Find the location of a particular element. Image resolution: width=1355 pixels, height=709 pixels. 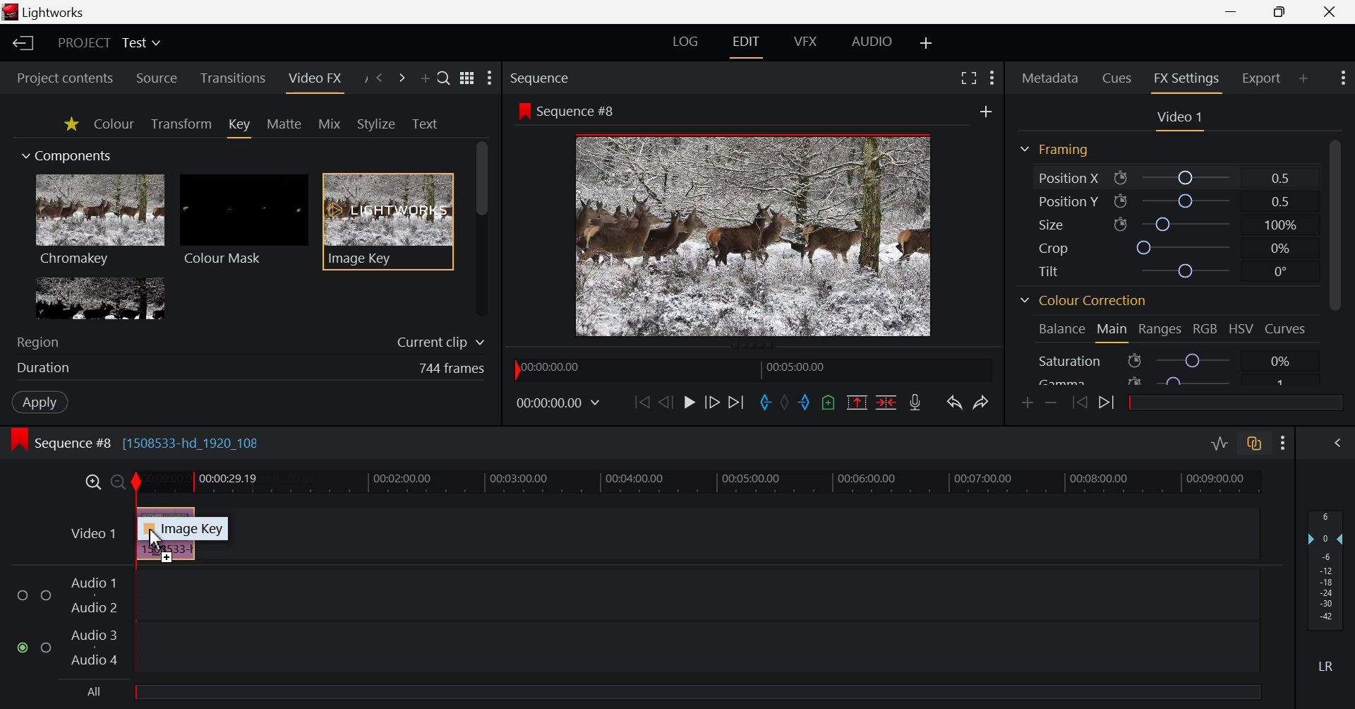

Previous Panel is located at coordinates (380, 78).